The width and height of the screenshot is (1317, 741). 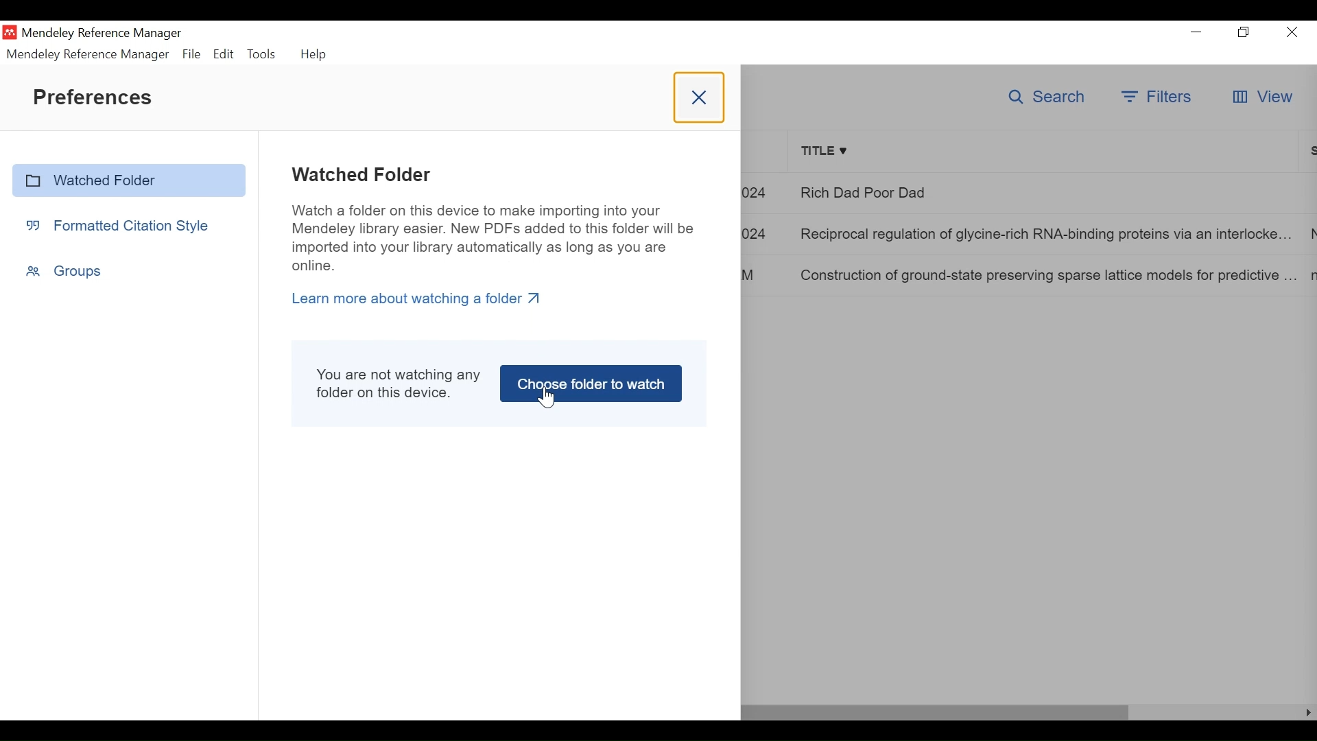 What do you see at coordinates (261, 55) in the screenshot?
I see `Tools` at bounding box center [261, 55].